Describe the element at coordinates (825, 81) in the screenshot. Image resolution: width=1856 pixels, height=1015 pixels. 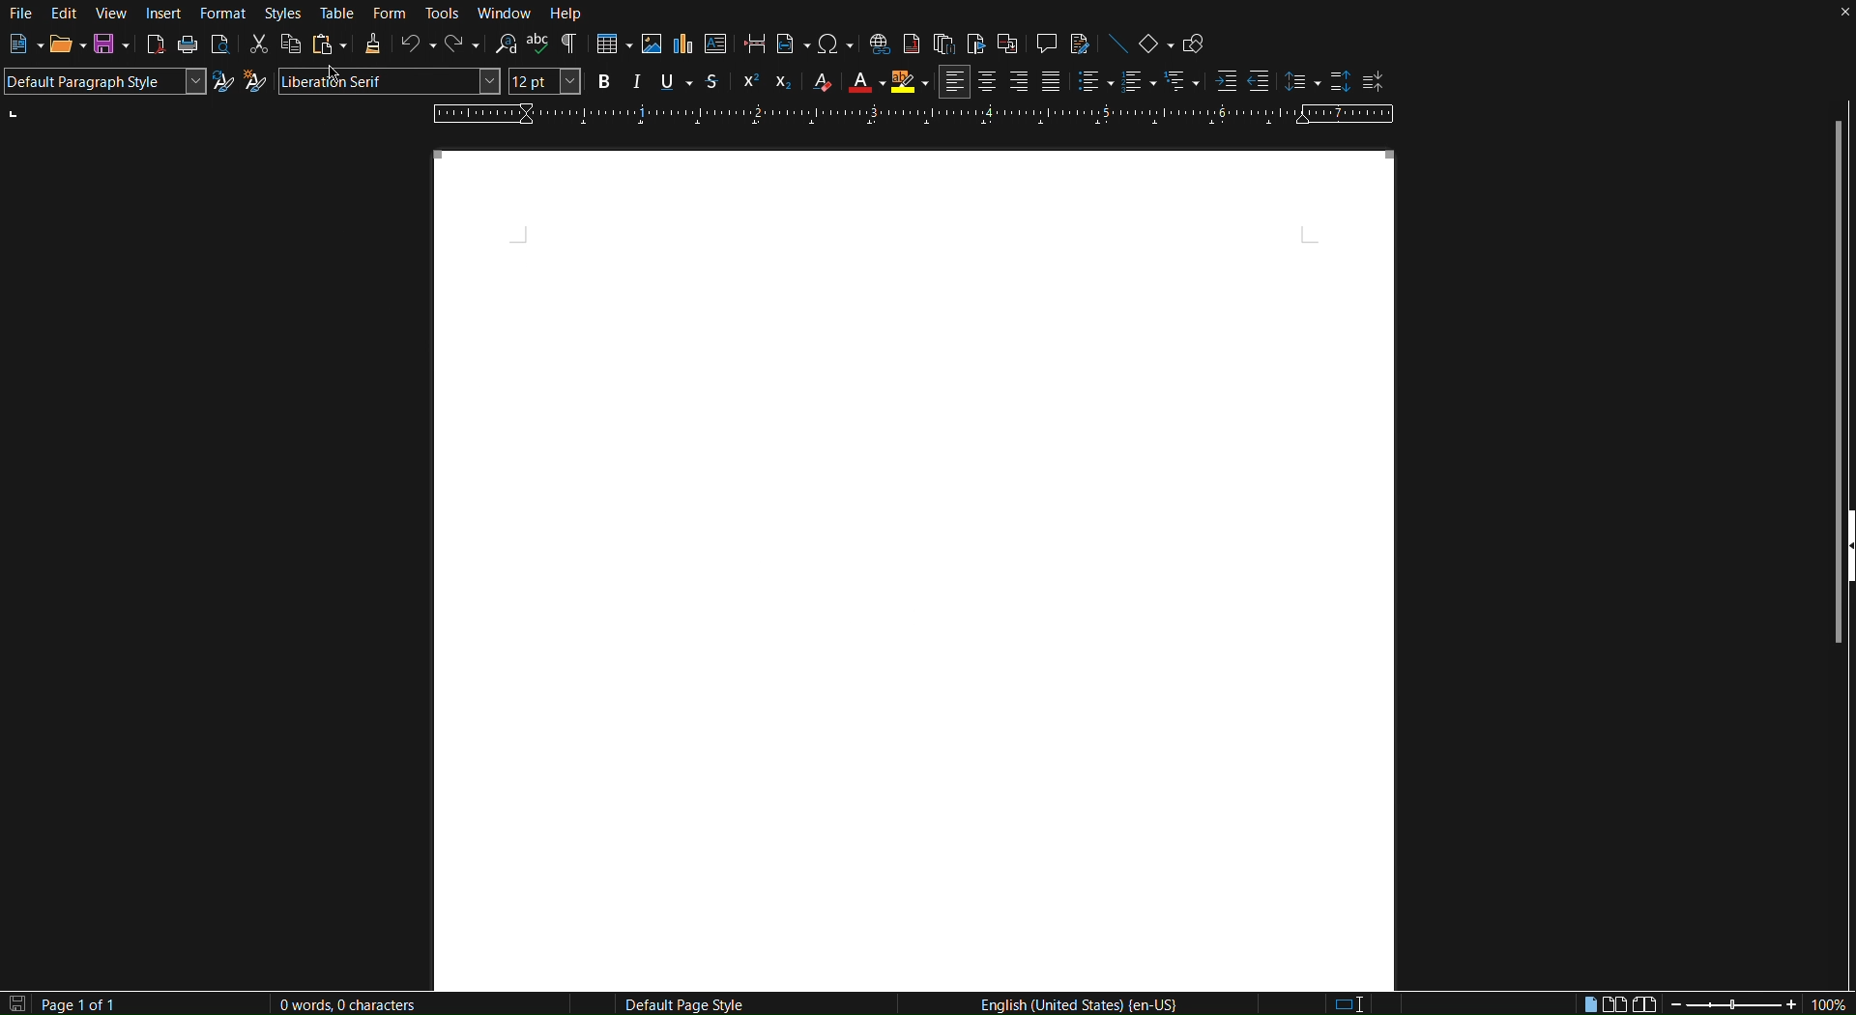
I see `Clear Formatting` at that location.